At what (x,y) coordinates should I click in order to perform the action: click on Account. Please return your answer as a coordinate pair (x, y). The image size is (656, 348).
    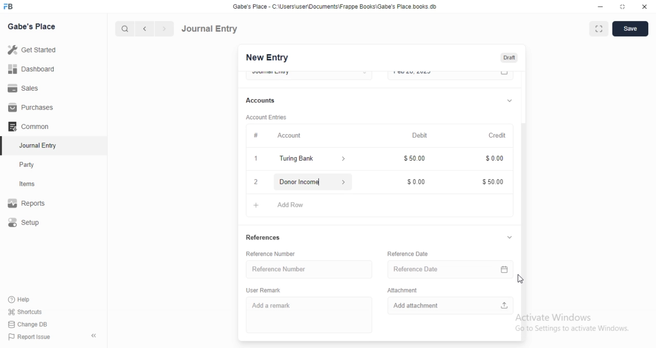
    Looking at the image, I should click on (274, 135).